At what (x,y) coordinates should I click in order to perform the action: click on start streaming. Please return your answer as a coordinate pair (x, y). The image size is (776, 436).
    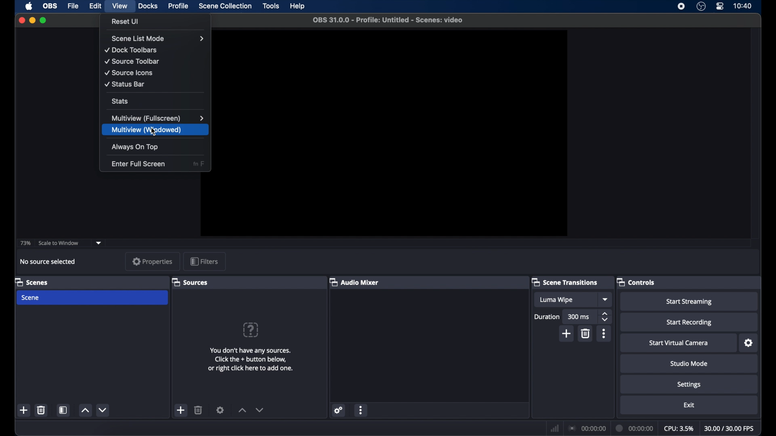
    Looking at the image, I should click on (689, 301).